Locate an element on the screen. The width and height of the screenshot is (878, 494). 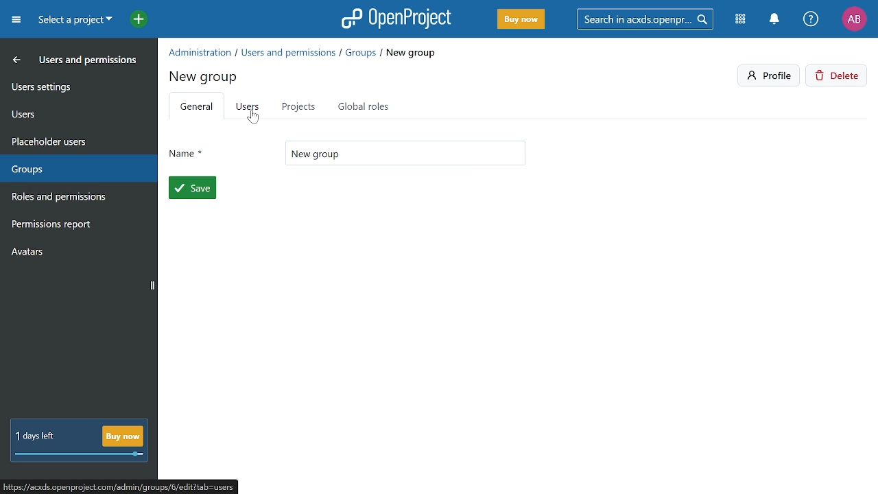
Groups is located at coordinates (75, 166).